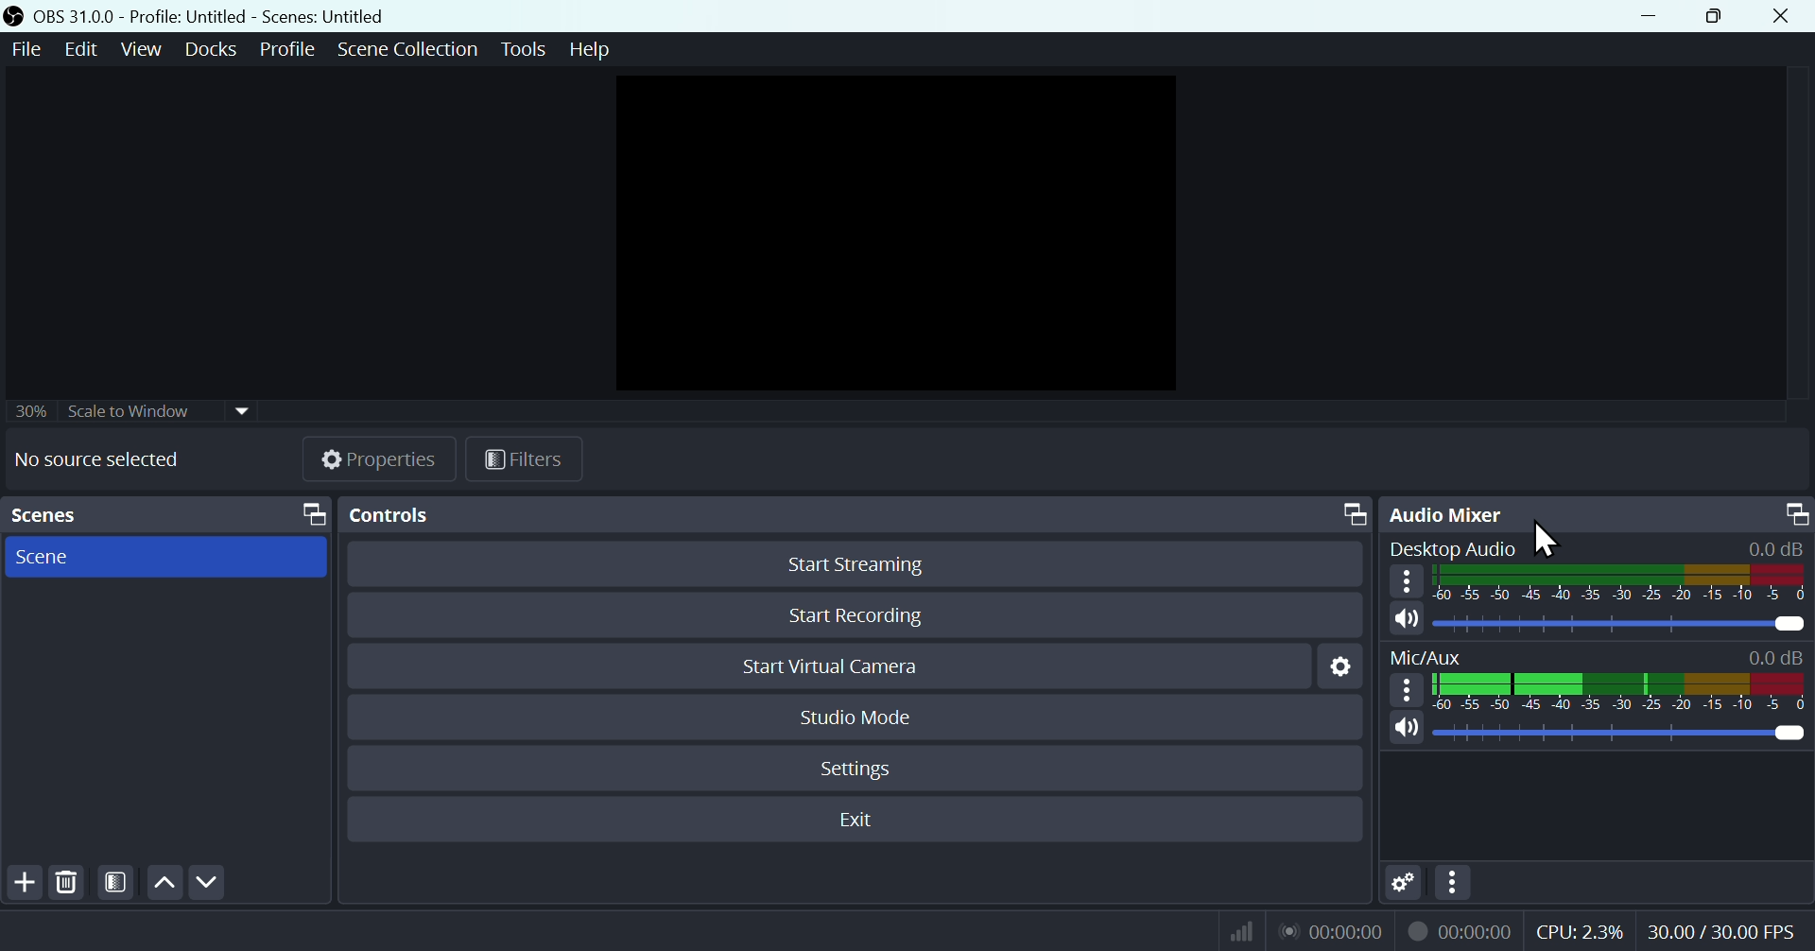 Image resolution: width=1815 pixels, height=951 pixels. I want to click on Live Status, so click(1334, 930).